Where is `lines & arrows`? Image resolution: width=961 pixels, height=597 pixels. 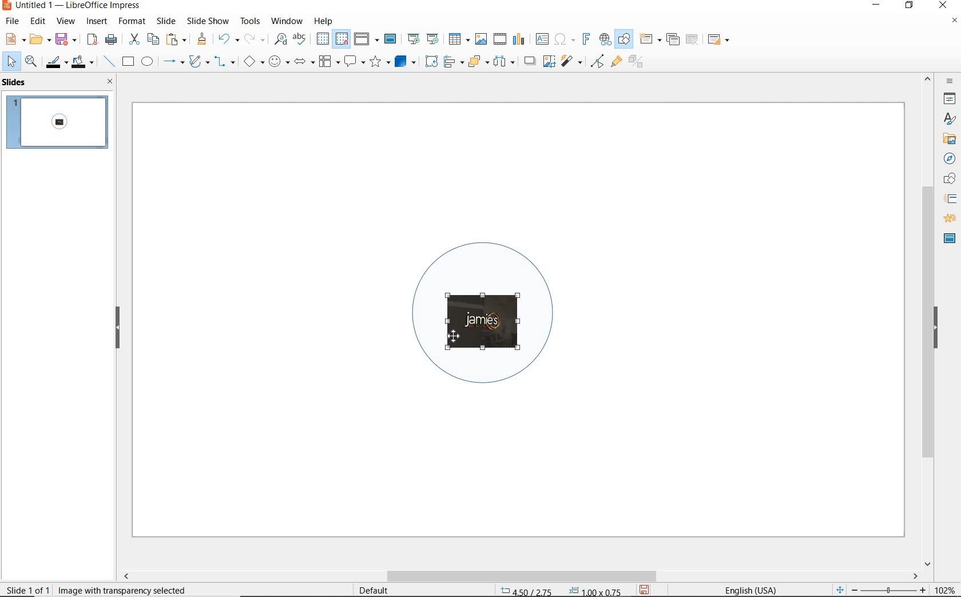
lines & arrows is located at coordinates (173, 63).